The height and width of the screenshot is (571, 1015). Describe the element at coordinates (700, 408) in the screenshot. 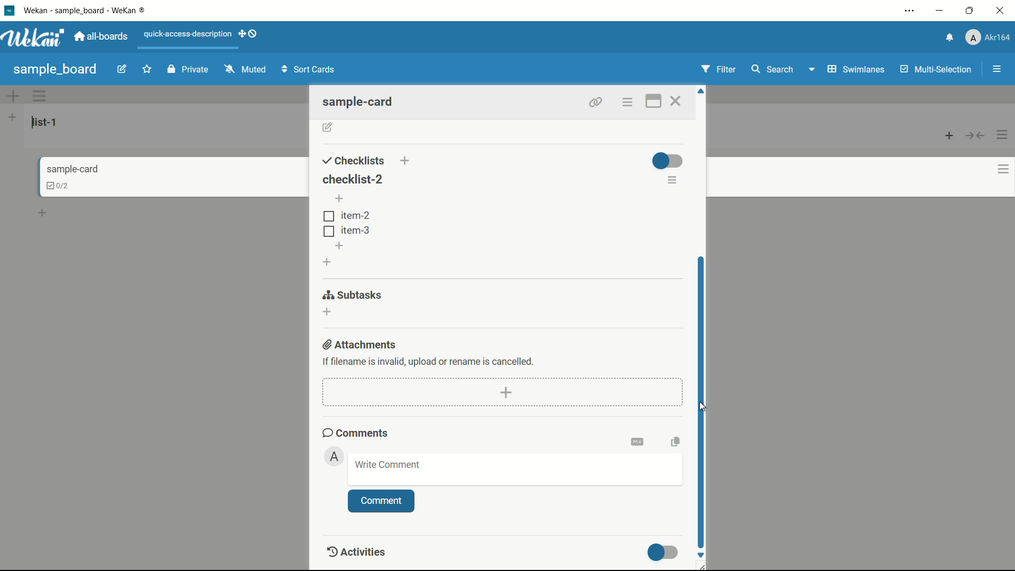

I see `cursor` at that location.